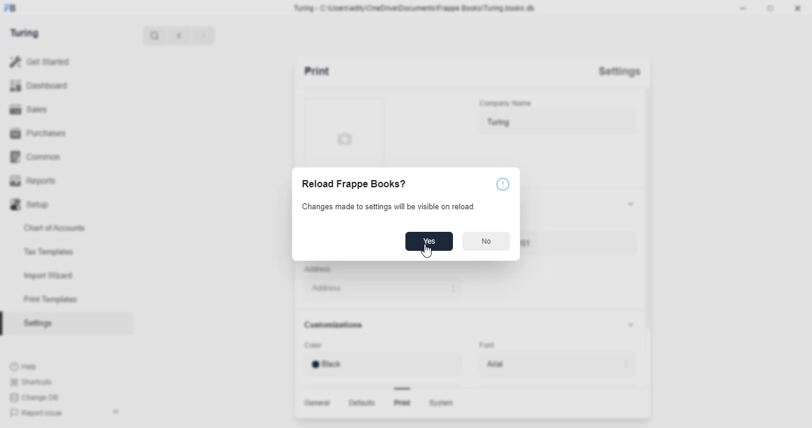 The width and height of the screenshot is (812, 428). What do you see at coordinates (64, 181) in the screenshot?
I see `Reports.` at bounding box center [64, 181].